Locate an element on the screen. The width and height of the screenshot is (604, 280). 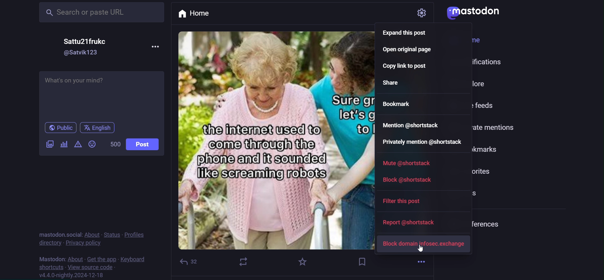
reply is located at coordinates (191, 262).